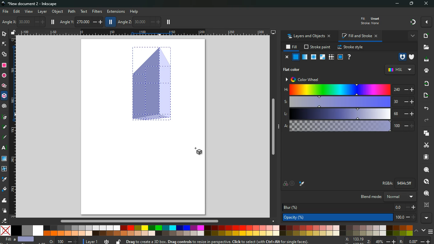  Describe the element at coordinates (425, 83) in the screenshot. I see `receive` at that location.